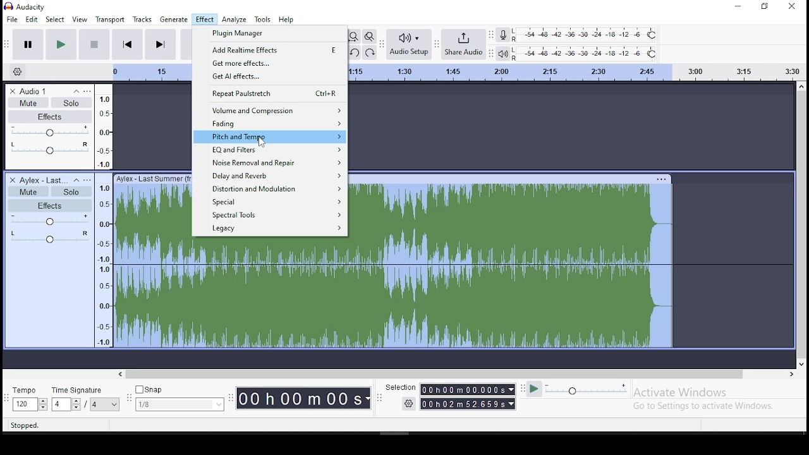  Describe the element at coordinates (801, 226) in the screenshot. I see `scroll bar` at that location.